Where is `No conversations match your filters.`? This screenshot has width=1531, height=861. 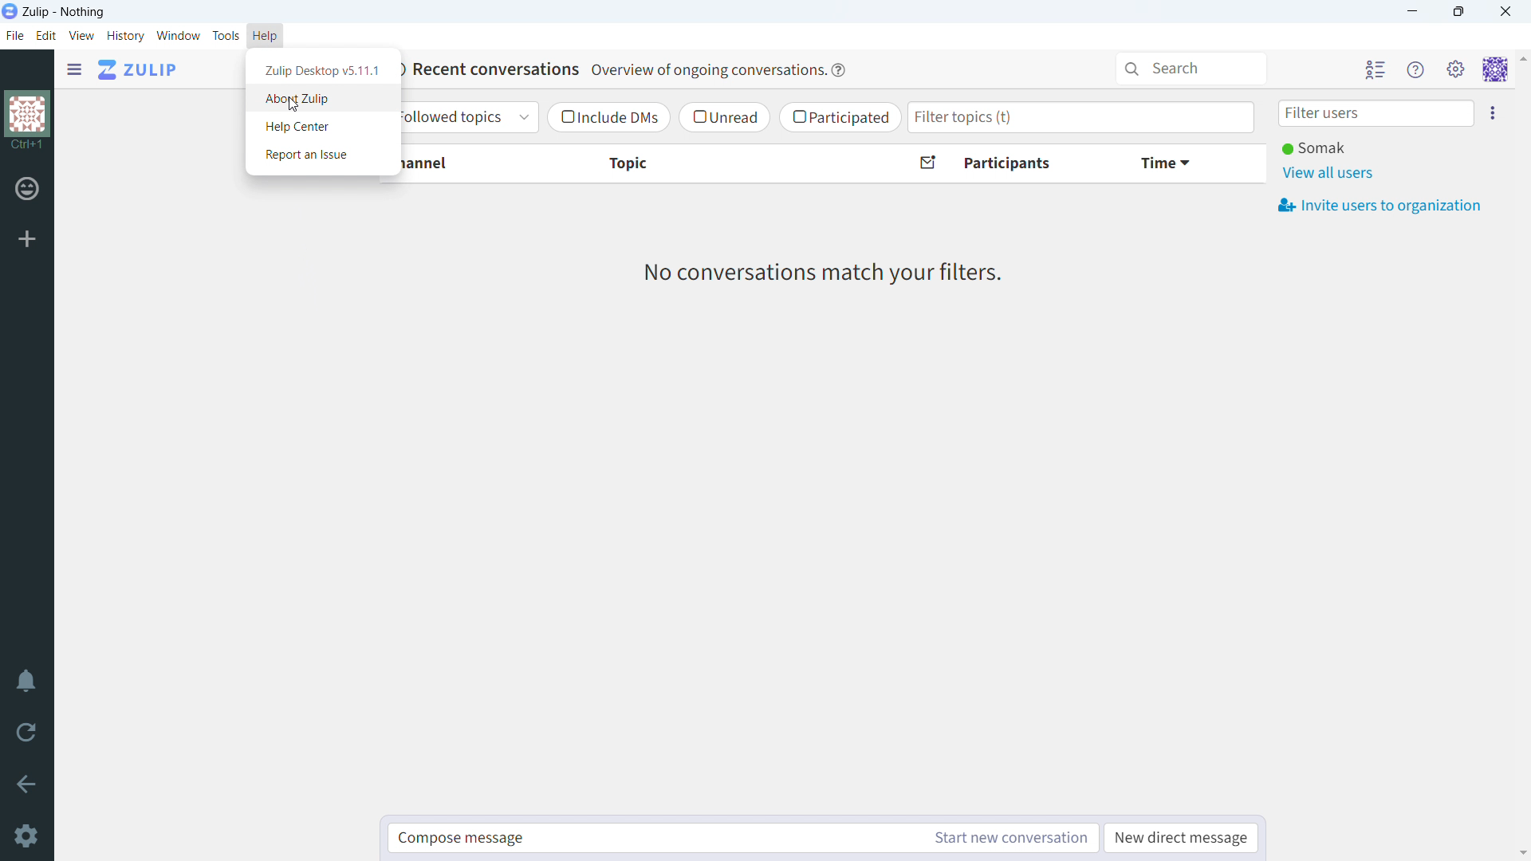
No conversations match your filters. is located at coordinates (829, 276).